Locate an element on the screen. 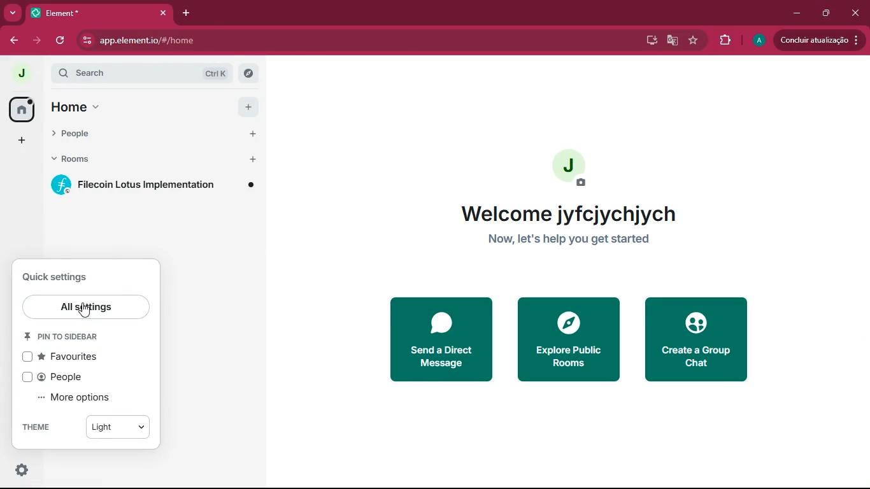  send is located at coordinates (440, 339).